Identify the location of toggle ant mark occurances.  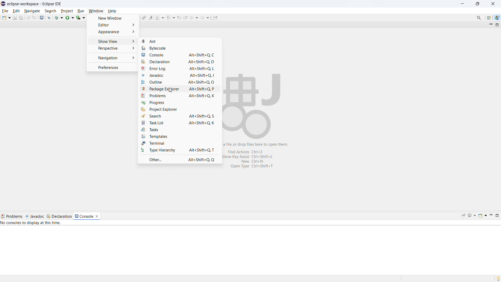
(151, 17).